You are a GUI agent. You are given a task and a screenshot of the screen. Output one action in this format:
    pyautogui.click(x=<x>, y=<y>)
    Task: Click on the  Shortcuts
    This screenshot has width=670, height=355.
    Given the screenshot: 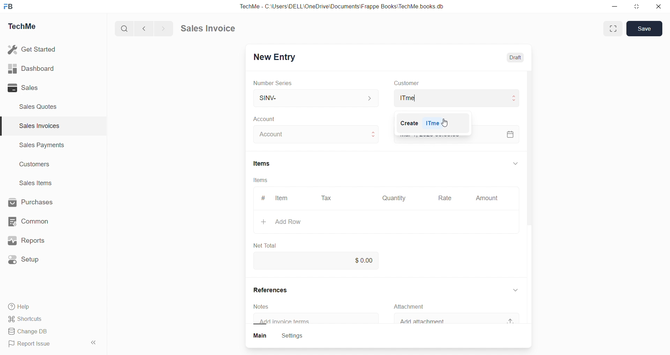 What is the action you would take?
    pyautogui.click(x=28, y=319)
    